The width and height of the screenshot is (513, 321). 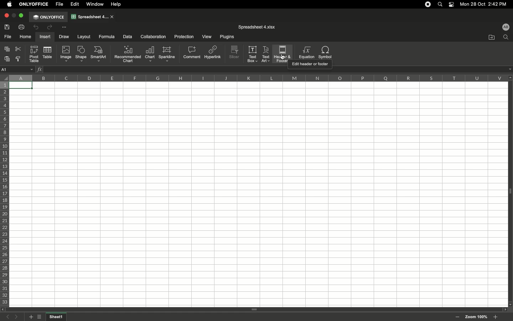 What do you see at coordinates (30, 317) in the screenshot?
I see `Add sheet` at bounding box center [30, 317].